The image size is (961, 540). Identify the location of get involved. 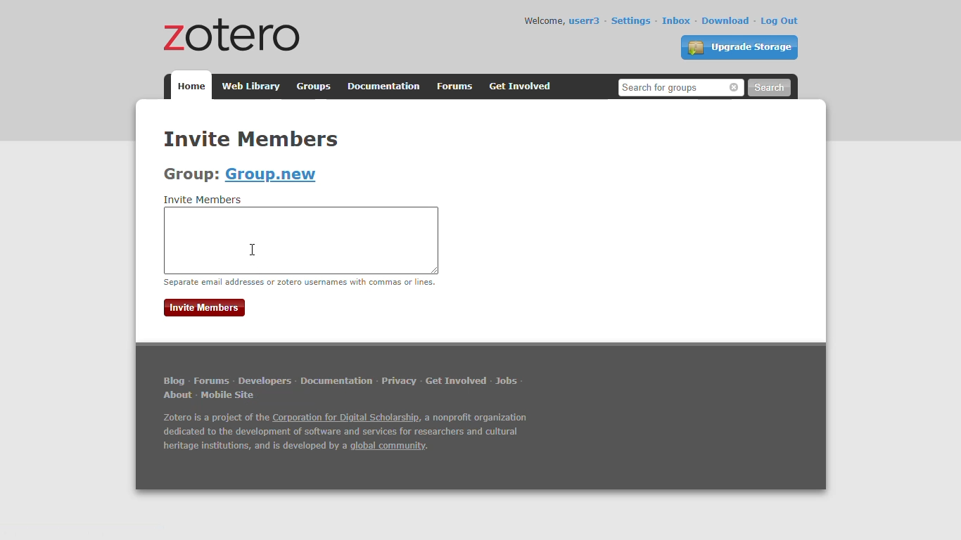
(520, 86).